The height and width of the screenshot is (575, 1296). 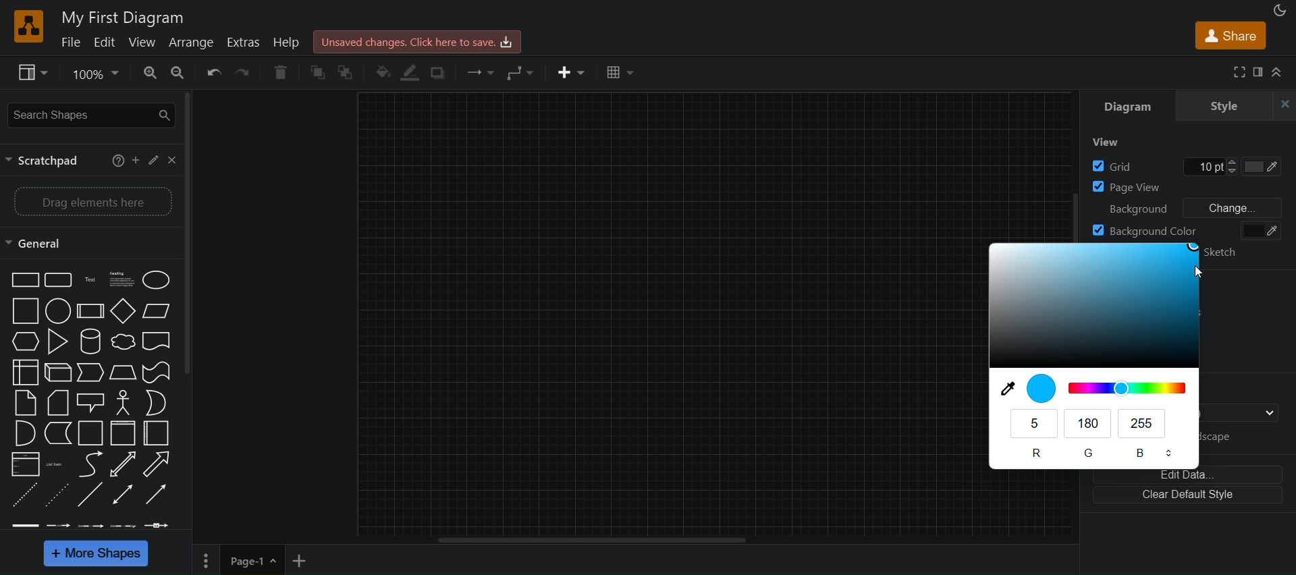 What do you see at coordinates (38, 243) in the screenshot?
I see `general` at bounding box center [38, 243].